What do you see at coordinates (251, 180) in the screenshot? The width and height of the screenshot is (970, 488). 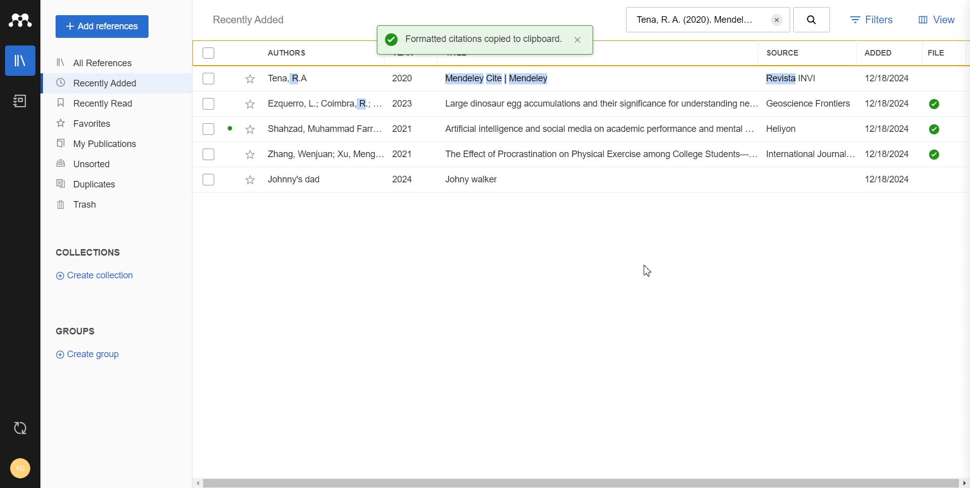 I see `Star` at bounding box center [251, 180].